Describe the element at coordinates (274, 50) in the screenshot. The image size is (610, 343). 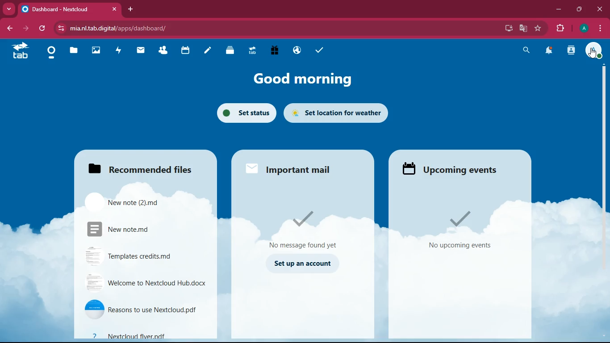
I see `gift` at that location.